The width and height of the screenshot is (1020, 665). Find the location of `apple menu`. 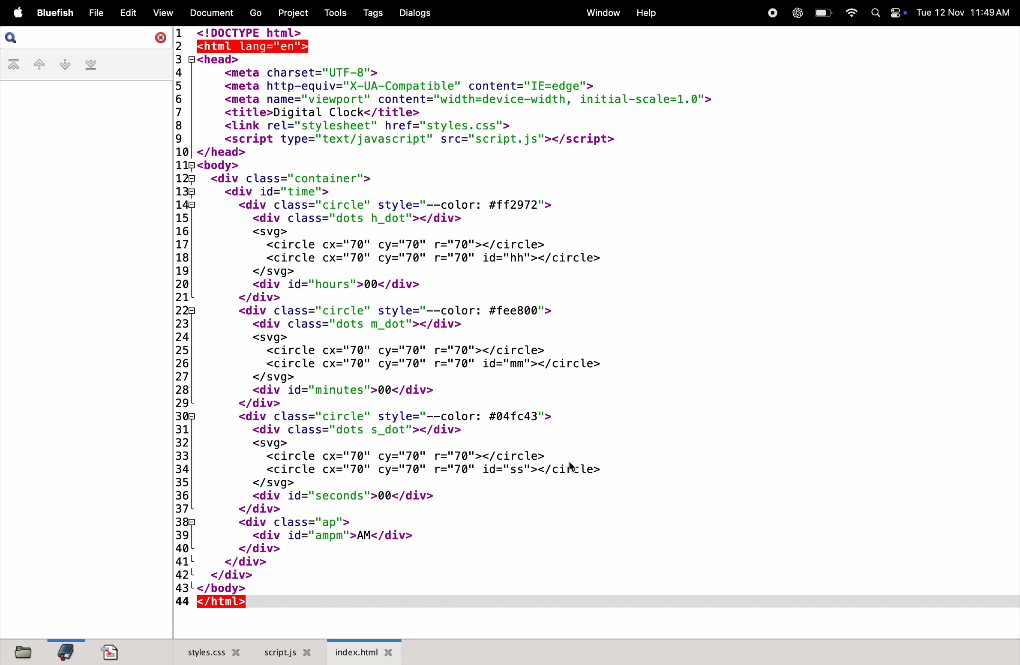

apple menu is located at coordinates (15, 12).